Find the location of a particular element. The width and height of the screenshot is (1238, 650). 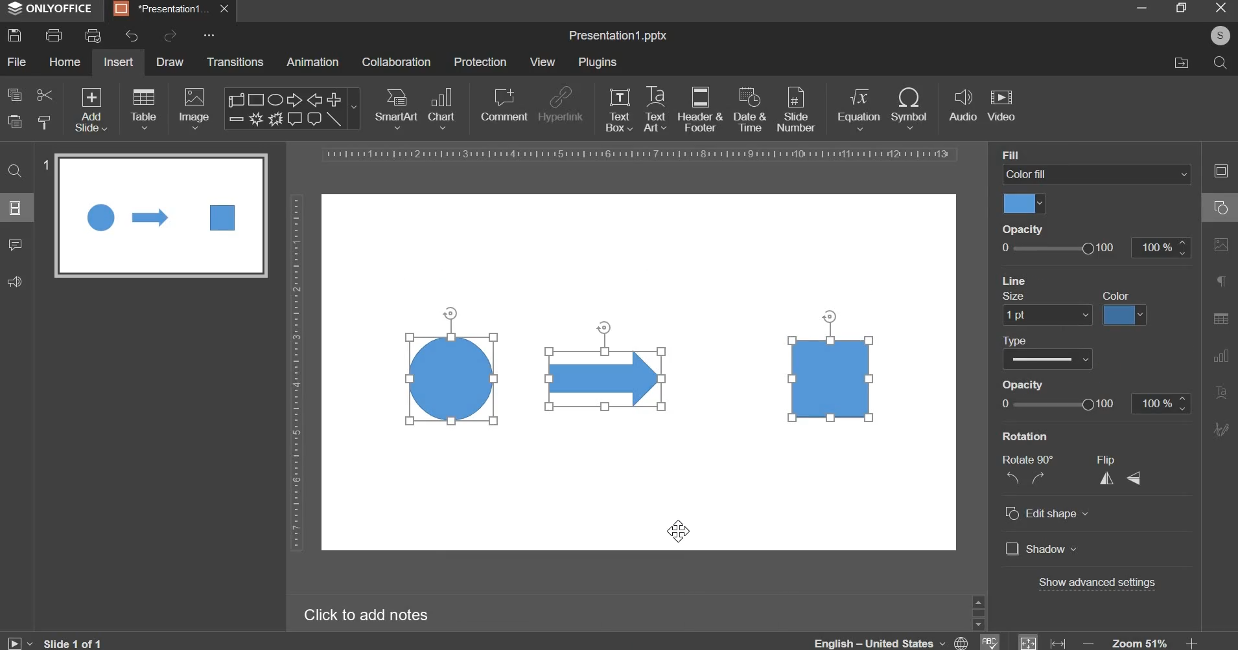

flip horizontal is located at coordinates (1111, 478).